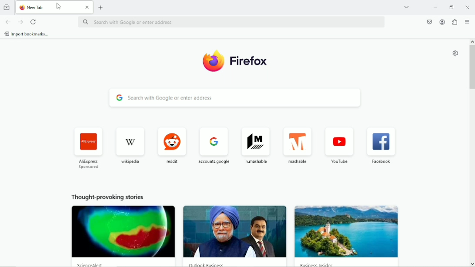 The width and height of the screenshot is (475, 267). I want to click on Restore down, so click(450, 7).